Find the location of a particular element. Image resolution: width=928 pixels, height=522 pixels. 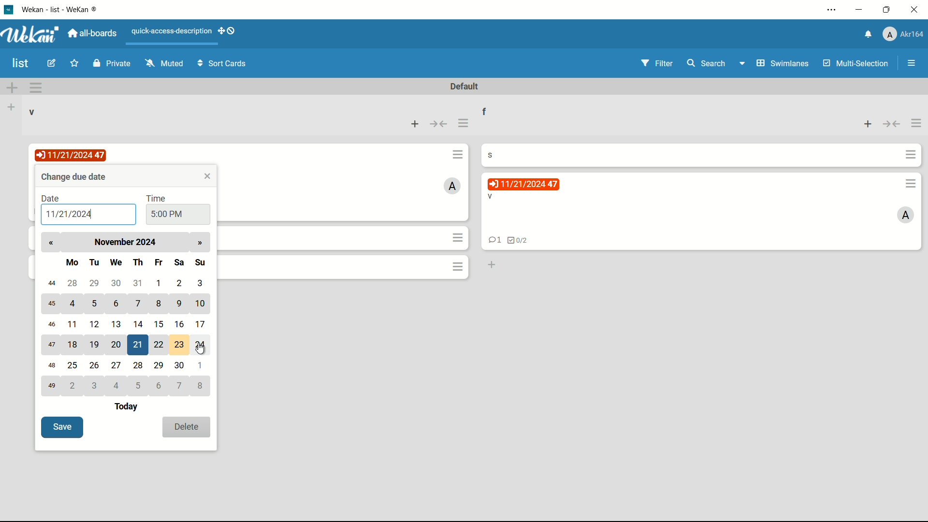

7 is located at coordinates (180, 386).